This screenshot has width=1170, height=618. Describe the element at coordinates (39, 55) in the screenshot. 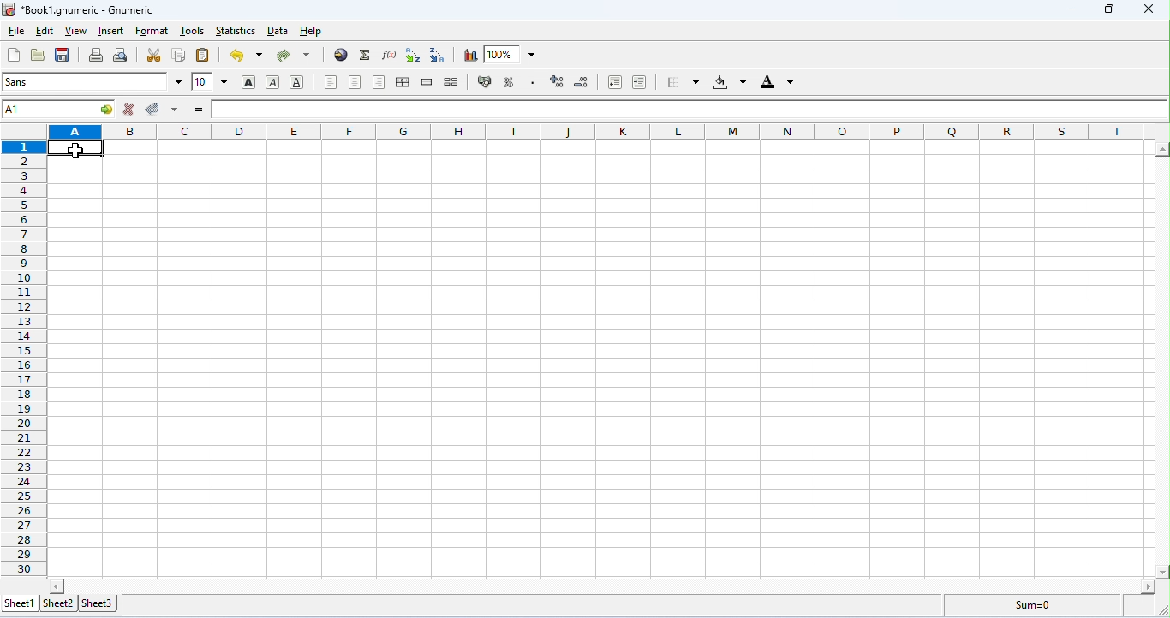

I see `open` at that location.